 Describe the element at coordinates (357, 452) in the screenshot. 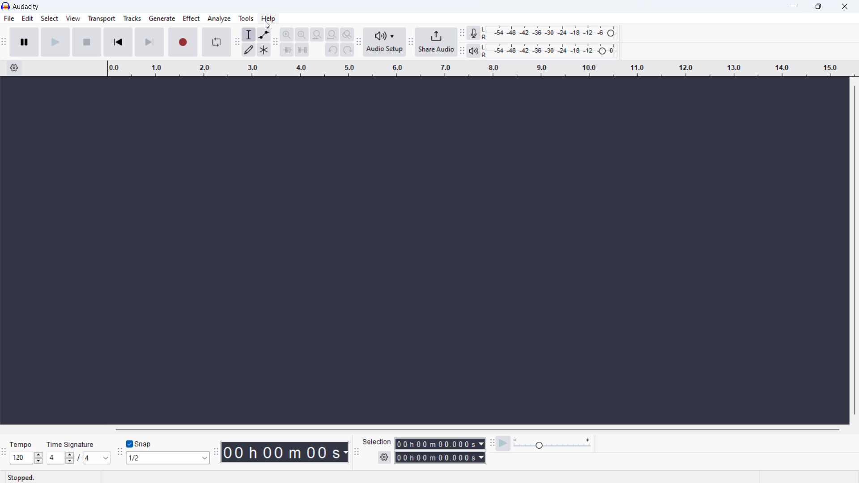

I see `selection toolbar` at that location.